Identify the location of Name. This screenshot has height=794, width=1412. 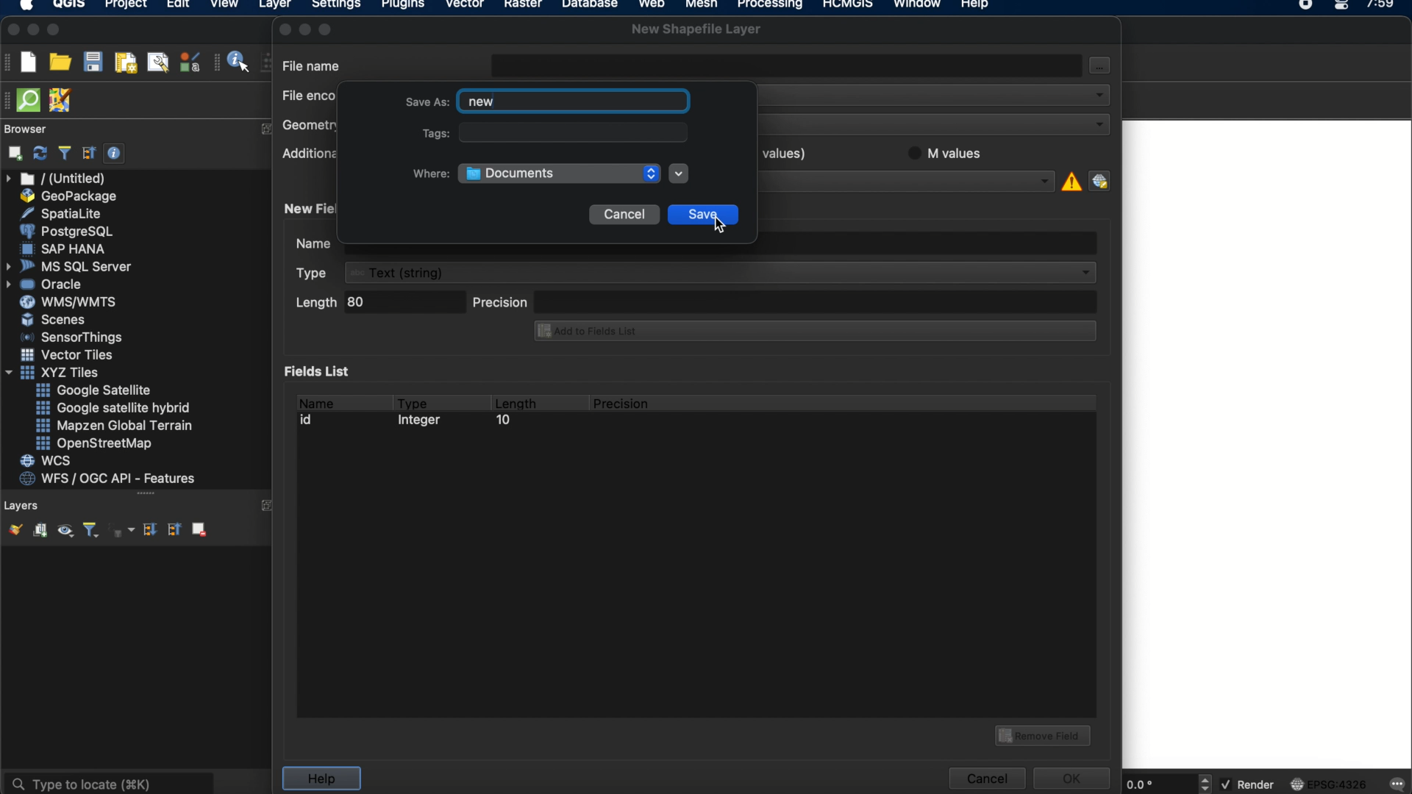
(310, 245).